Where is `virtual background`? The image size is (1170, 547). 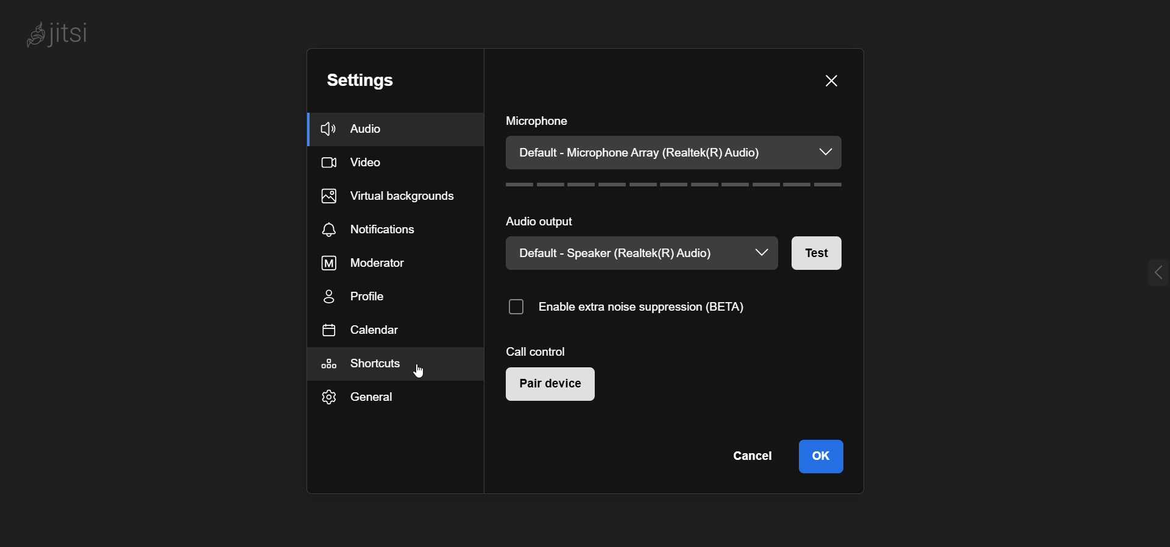 virtual background is located at coordinates (392, 194).